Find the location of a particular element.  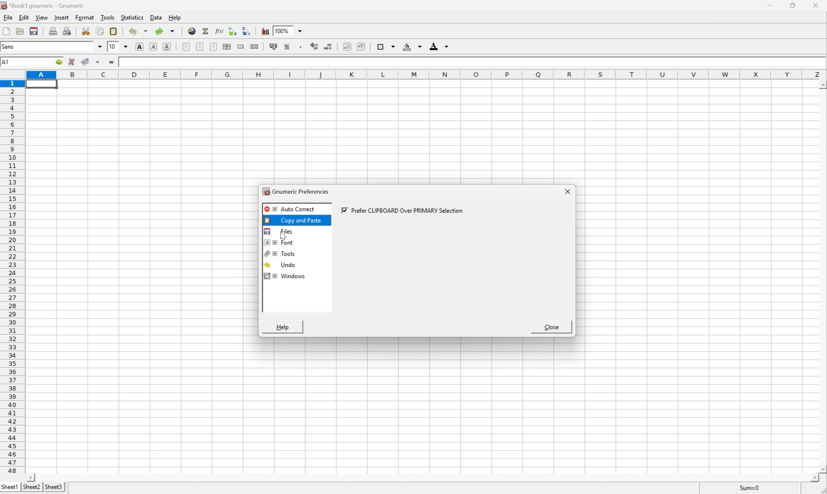

scroll right is located at coordinates (808, 478).